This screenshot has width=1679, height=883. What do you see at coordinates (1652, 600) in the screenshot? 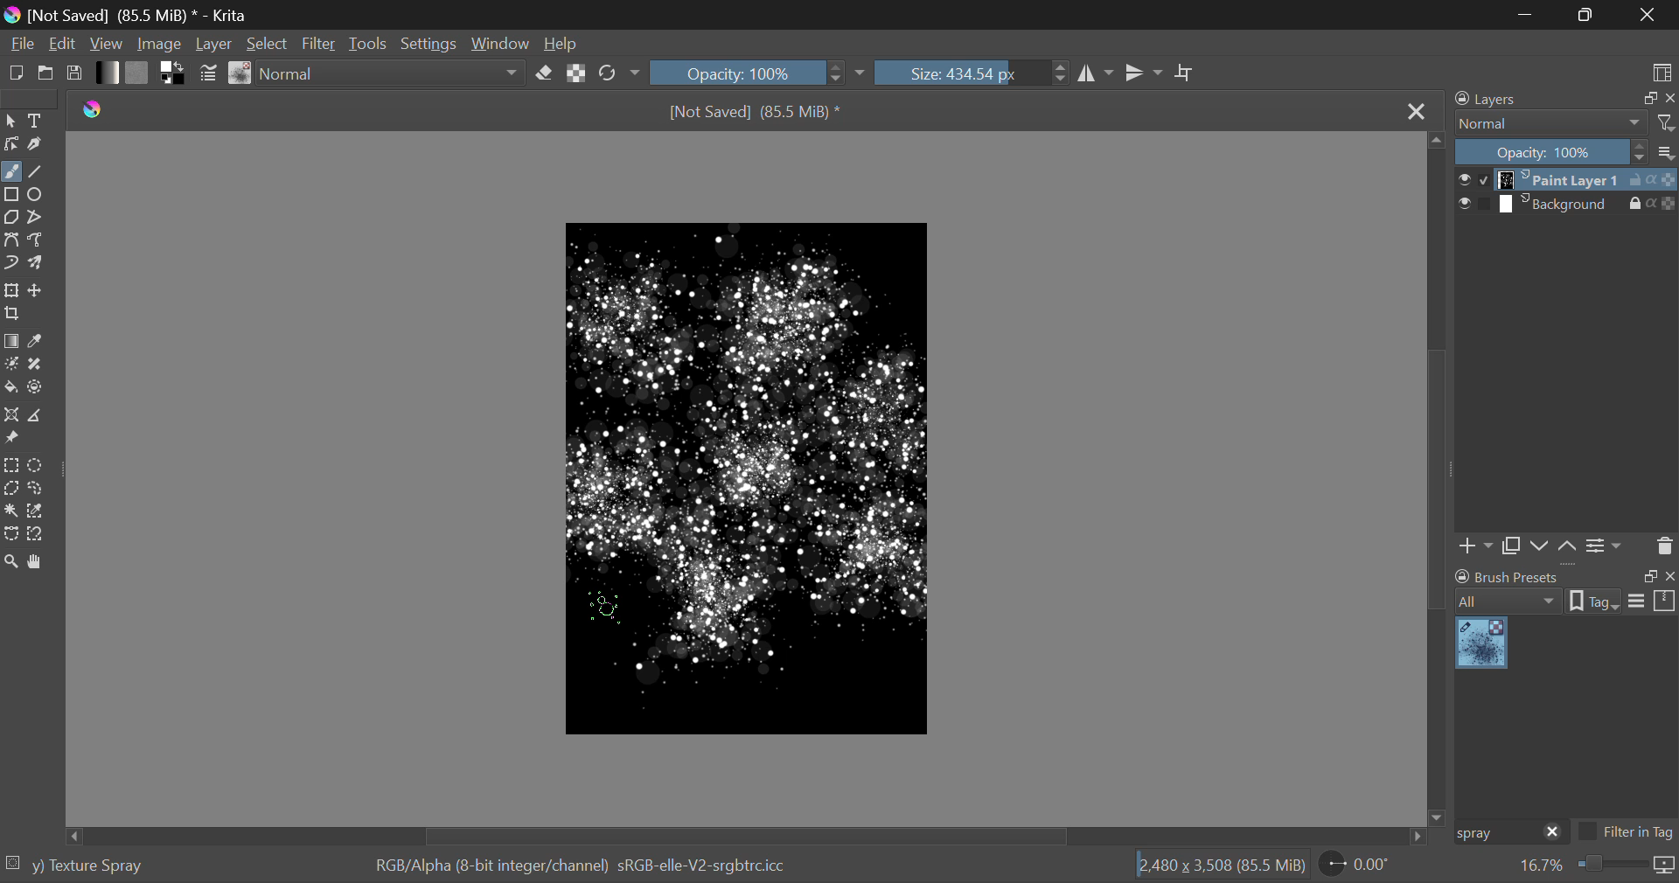
I see `options` at bounding box center [1652, 600].